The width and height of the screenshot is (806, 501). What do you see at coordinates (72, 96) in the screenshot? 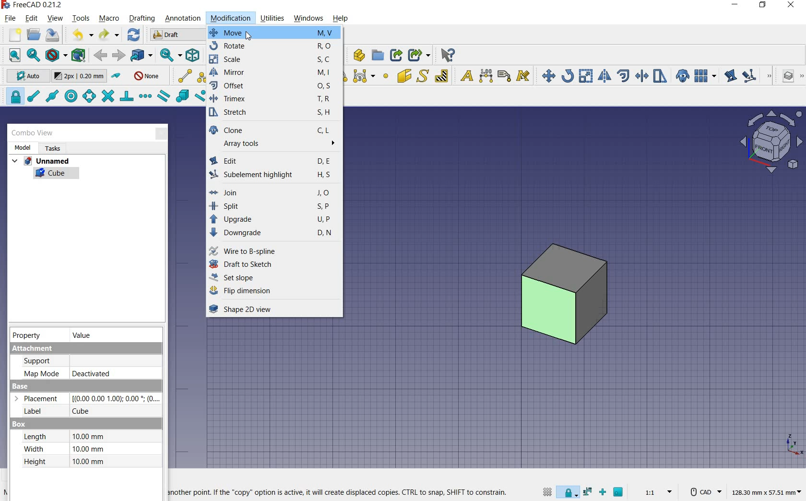
I see `snap center` at bounding box center [72, 96].